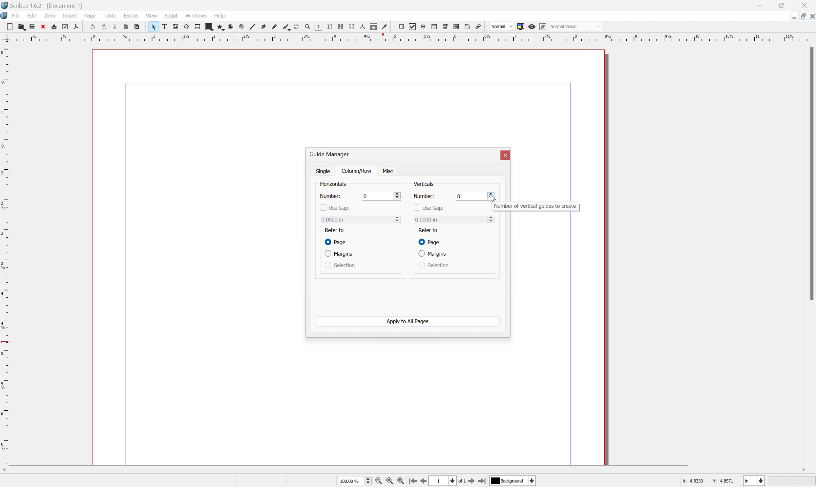  What do you see at coordinates (401, 481) in the screenshot?
I see `zoom in` at bounding box center [401, 481].